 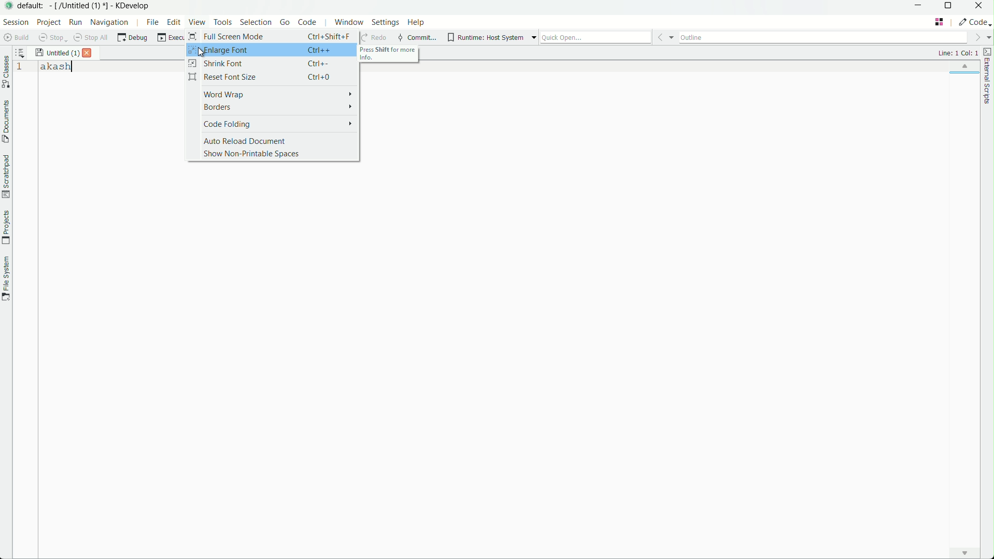 I want to click on stop, so click(x=52, y=38).